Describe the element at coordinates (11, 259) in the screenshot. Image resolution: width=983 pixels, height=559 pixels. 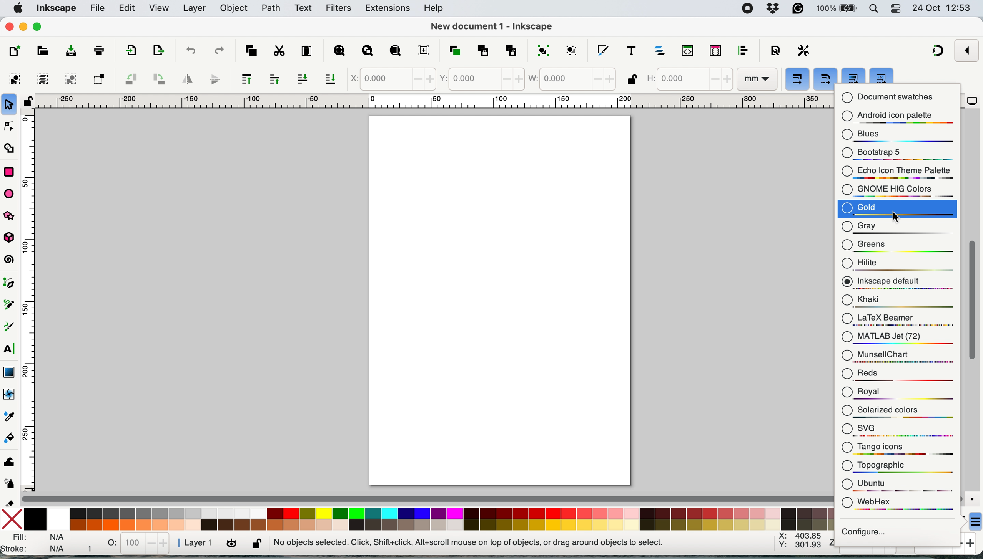
I see `spiral tool` at that location.